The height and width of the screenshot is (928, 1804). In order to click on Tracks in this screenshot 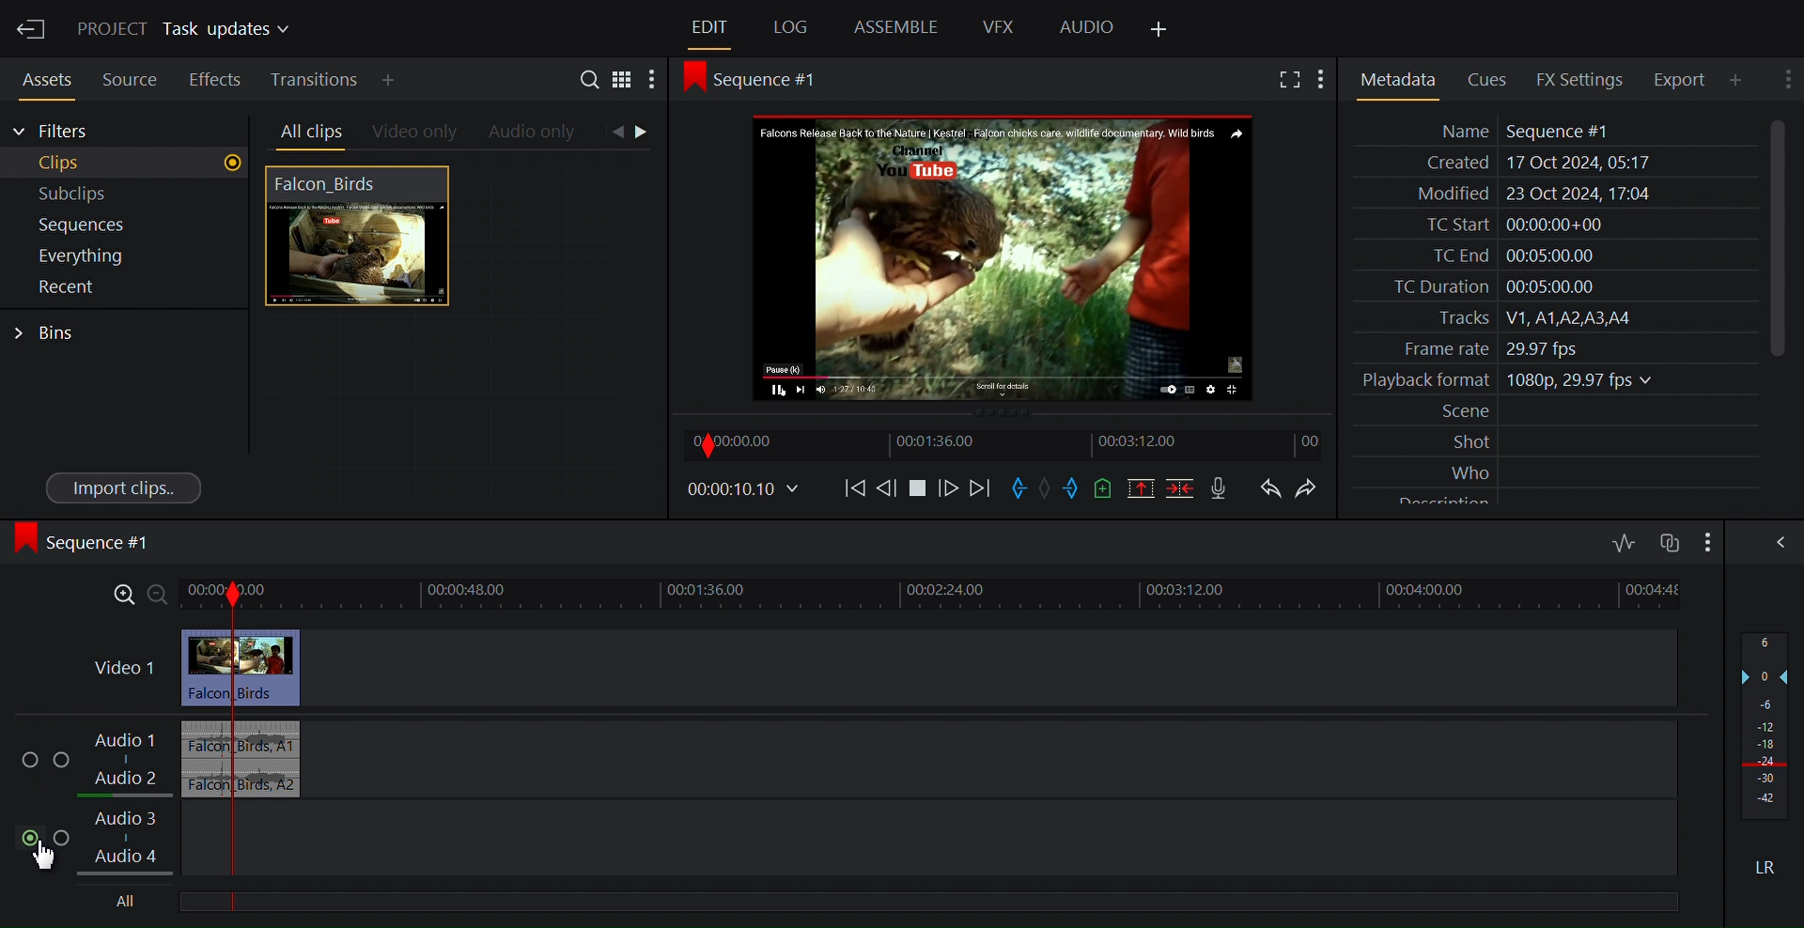, I will do `click(1553, 318)`.